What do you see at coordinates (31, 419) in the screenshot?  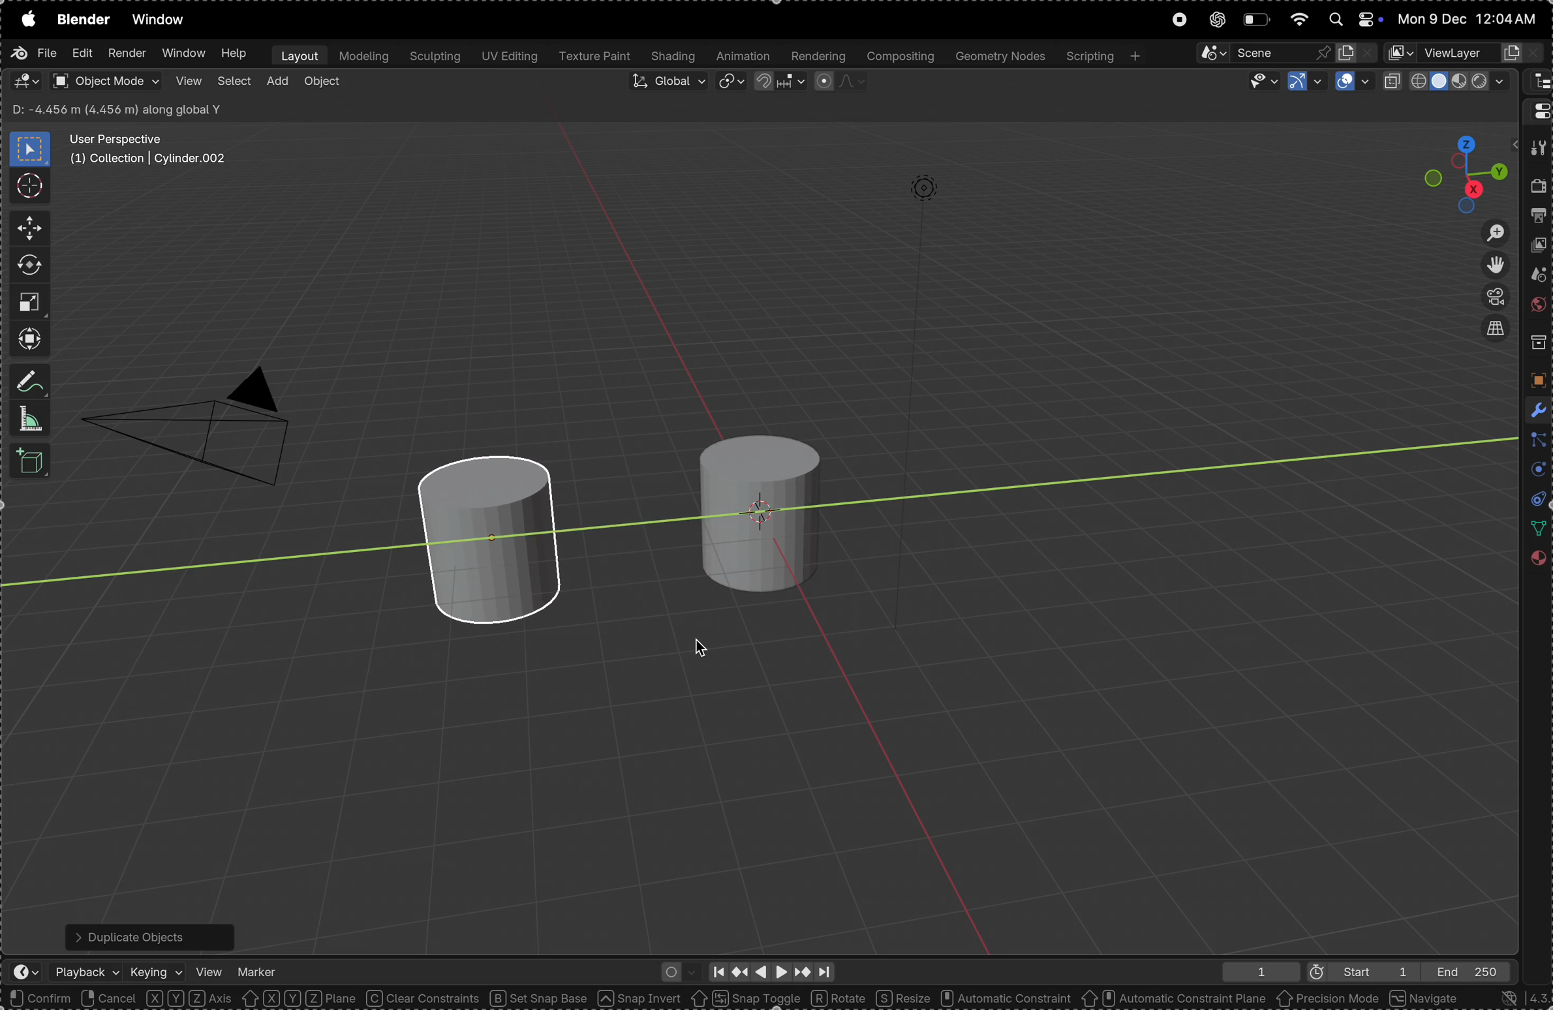 I see `measure` at bounding box center [31, 419].